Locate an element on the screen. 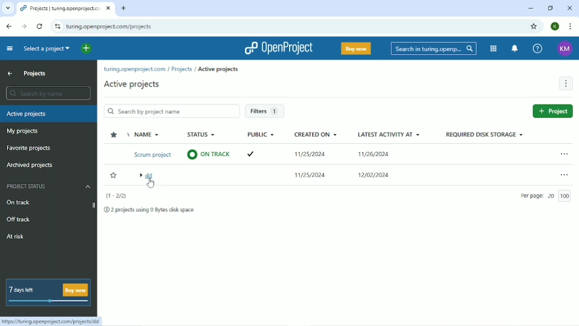 The width and height of the screenshot is (579, 326). Latest activity at is located at coordinates (388, 156).